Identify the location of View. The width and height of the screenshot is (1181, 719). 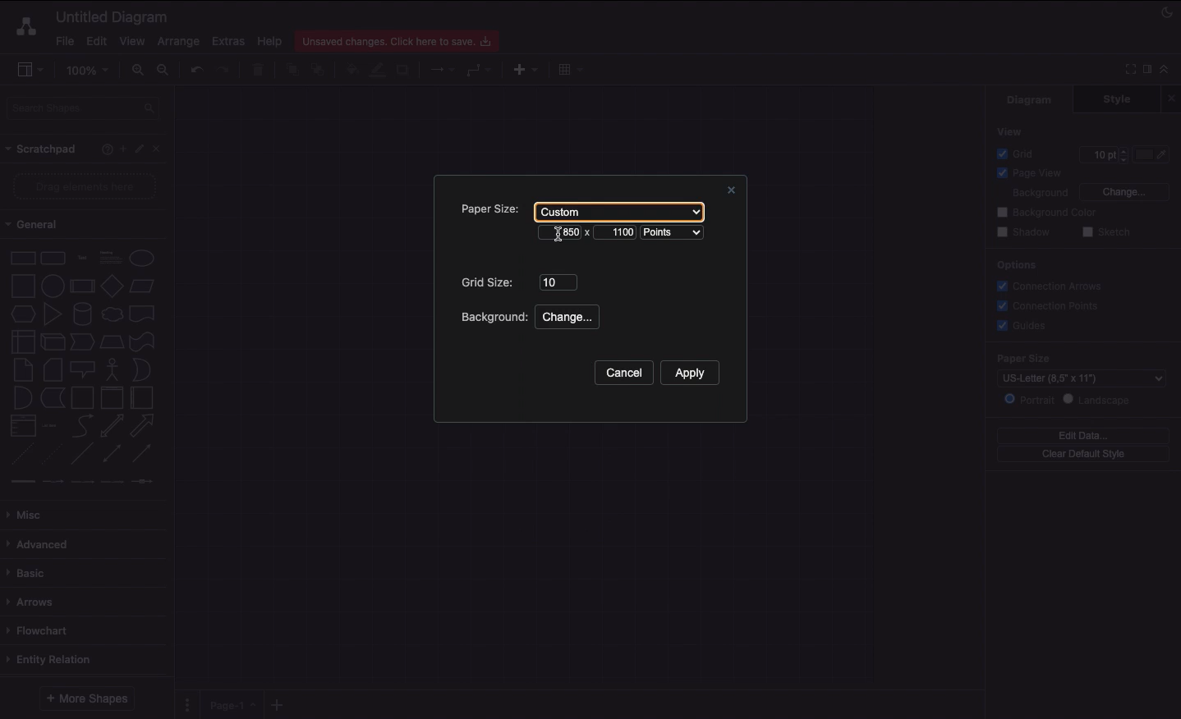
(132, 39).